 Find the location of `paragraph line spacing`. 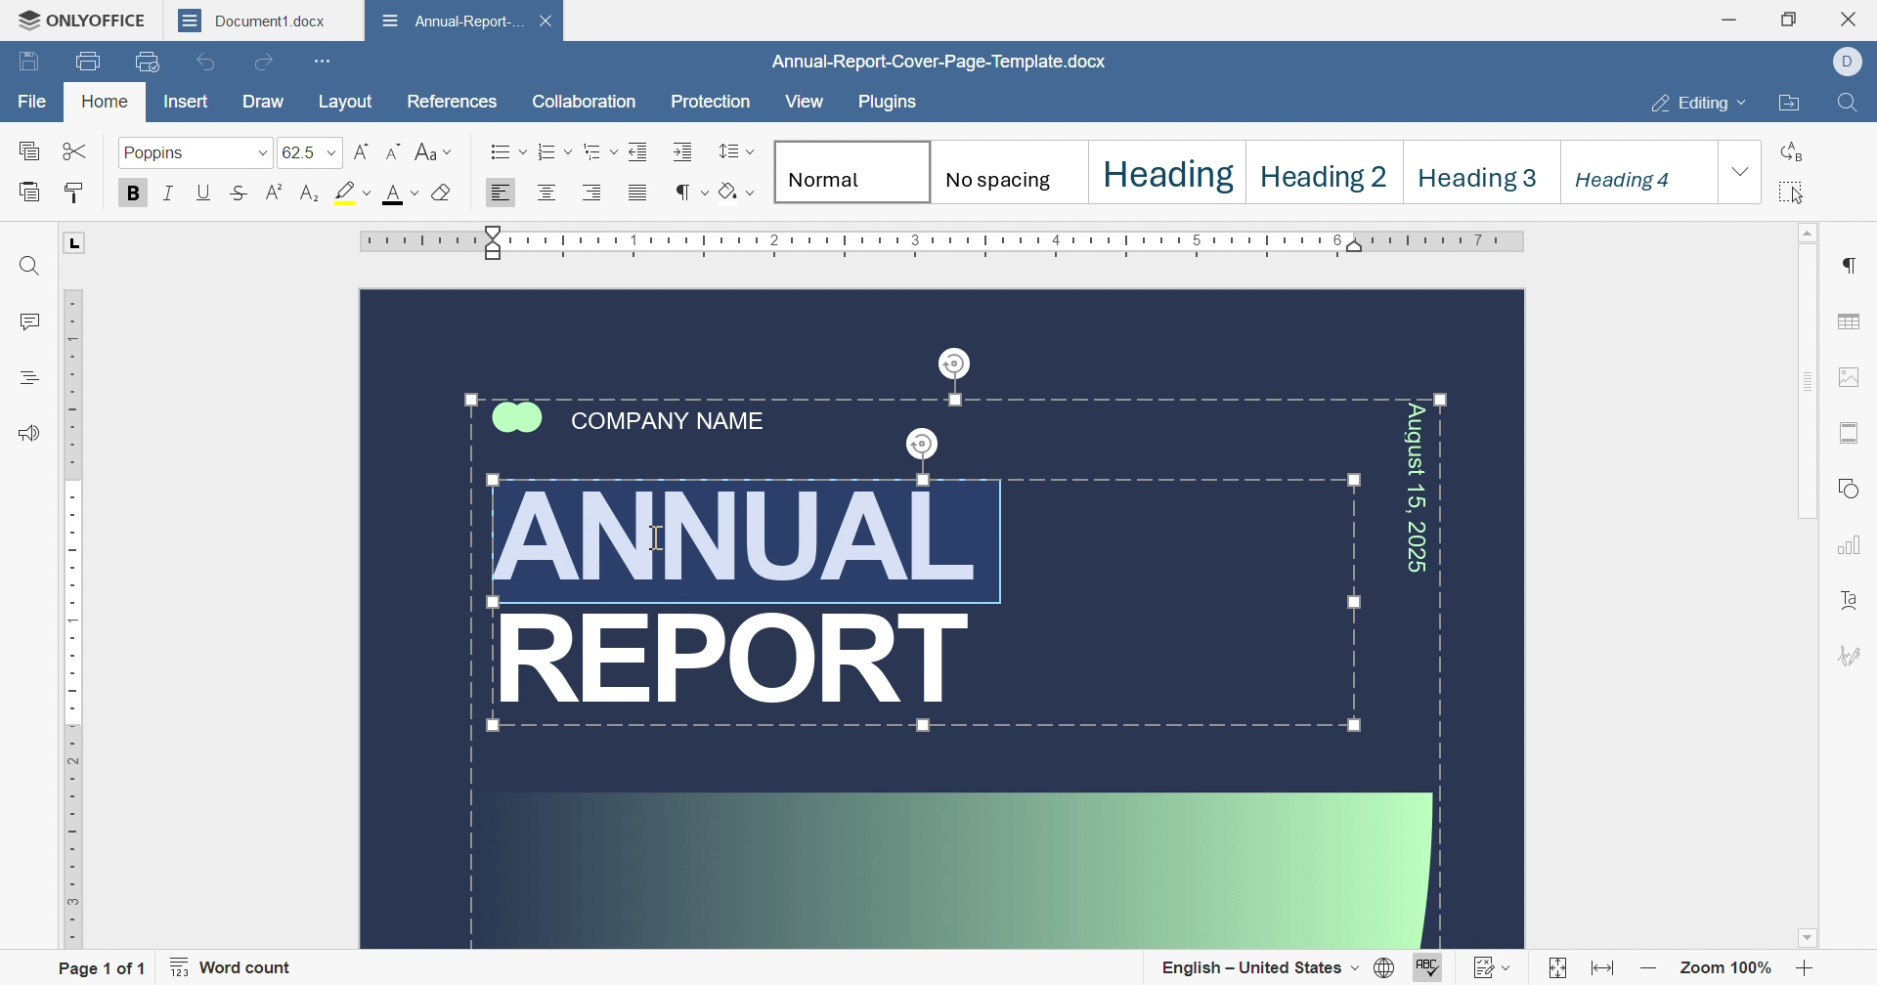

paragraph line spacing is located at coordinates (733, 152).